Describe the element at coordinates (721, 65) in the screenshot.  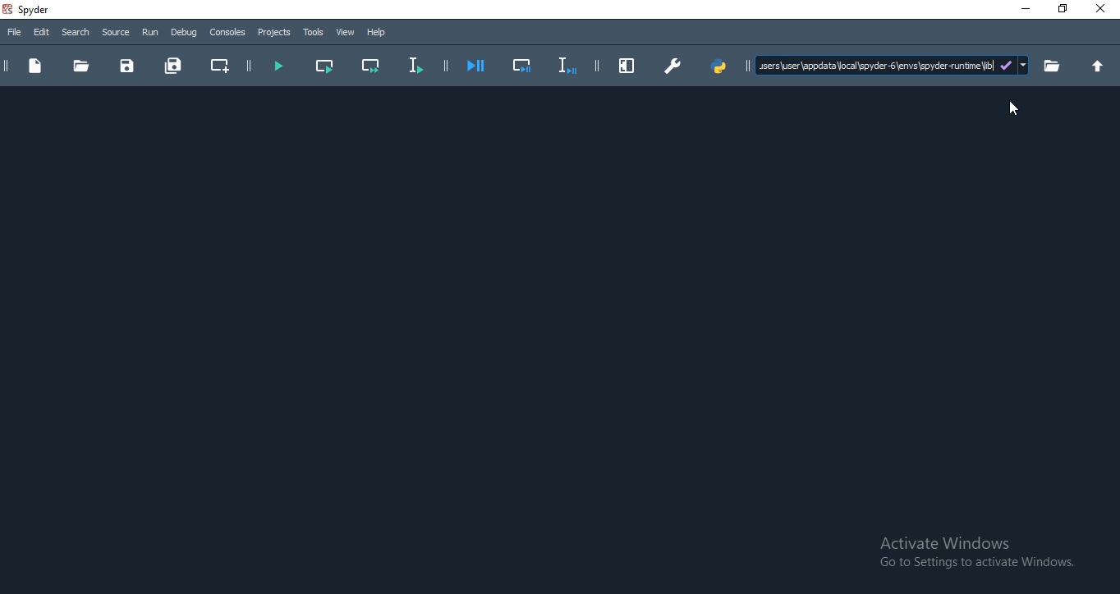
I see `pythonpath manager` at that location.